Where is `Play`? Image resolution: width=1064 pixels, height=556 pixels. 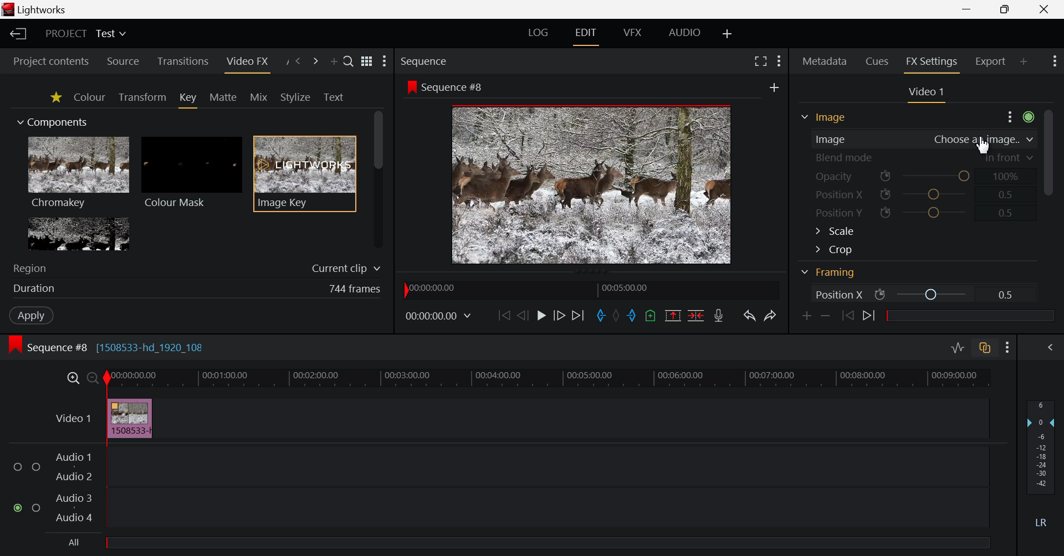 Play is located at coordinates (543, 316).